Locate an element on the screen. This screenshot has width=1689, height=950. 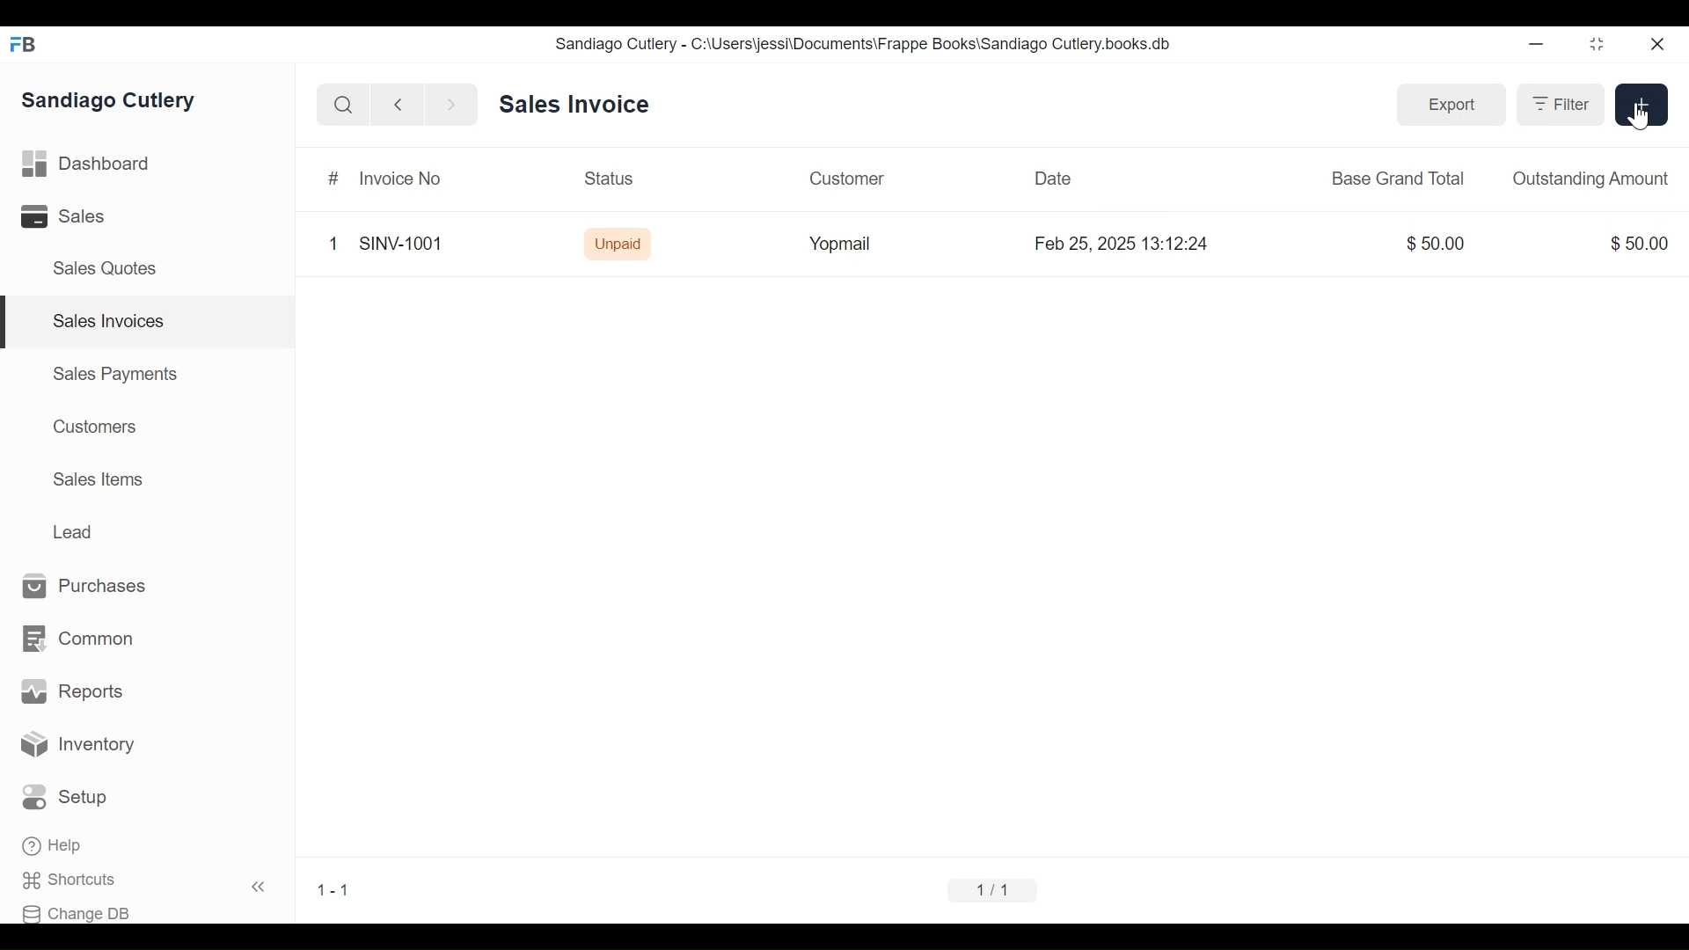
« is located at coordinates (259, 889).